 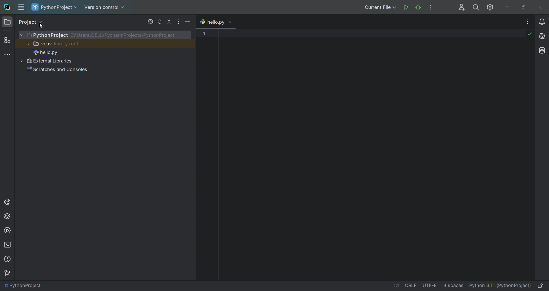 I want to click on select file, so click(x=150, y=21).